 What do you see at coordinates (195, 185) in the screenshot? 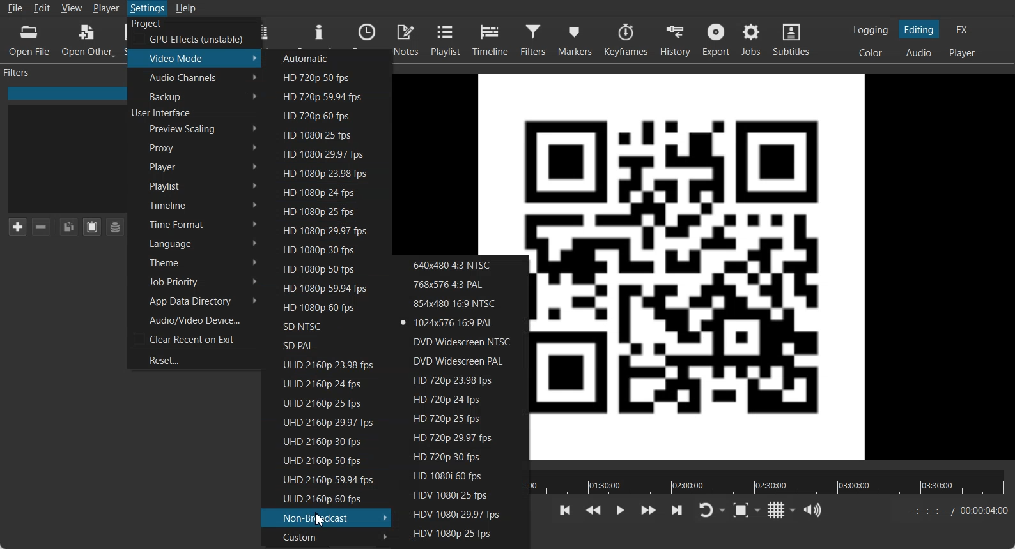
I see `Playlist` at bounding box center [195, 185].